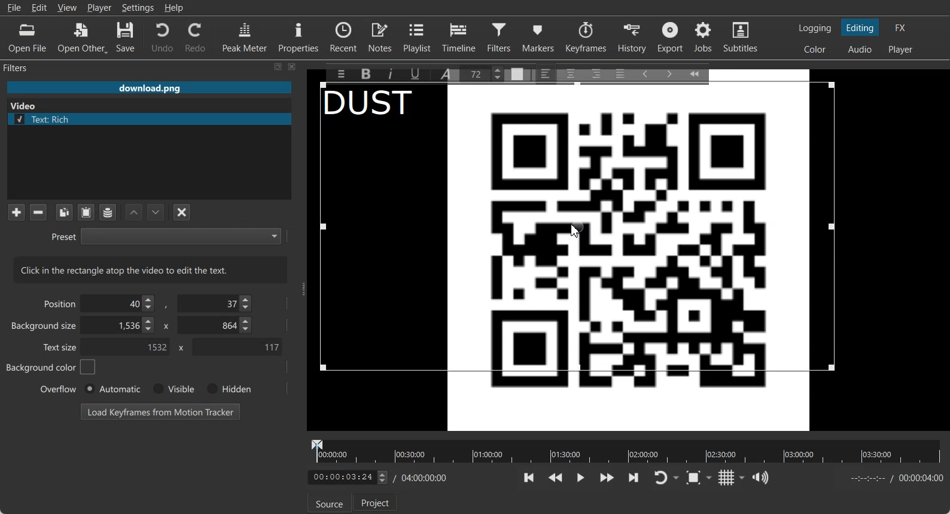 Image resolution: width=950 pixels, height=514 pixels. Describe the element at coordinates (581, 478) in the screenshot. I see `Toggle play` at that location.